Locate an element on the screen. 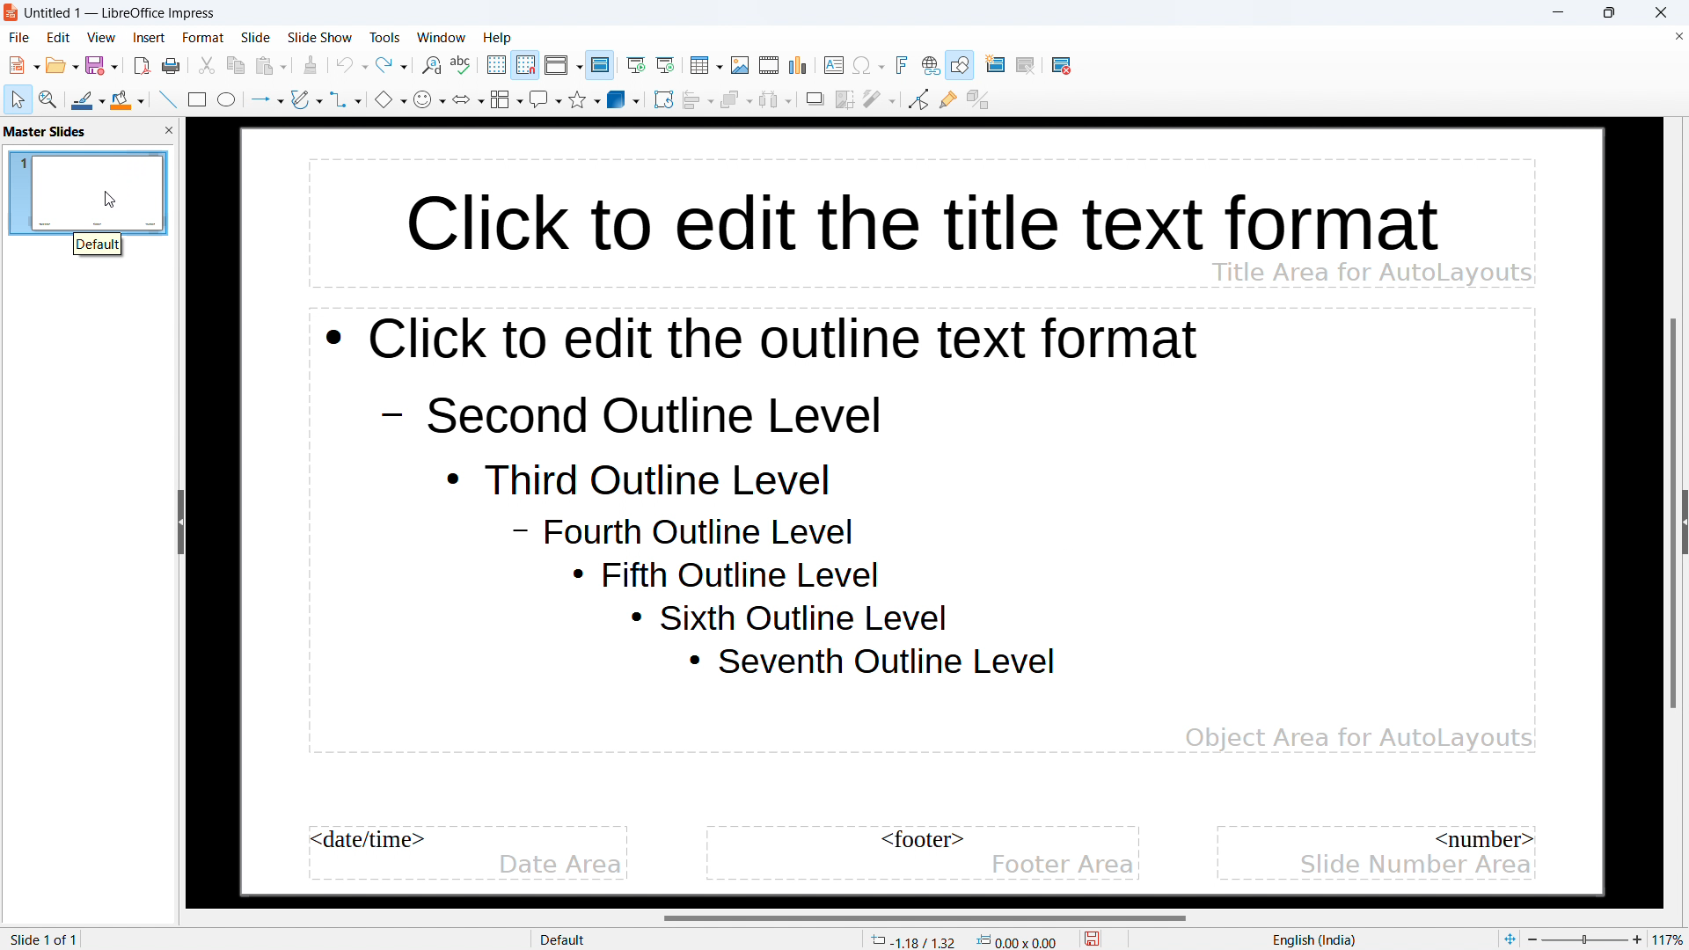  slide 1 of 1 is located at coordinates (43, 939).